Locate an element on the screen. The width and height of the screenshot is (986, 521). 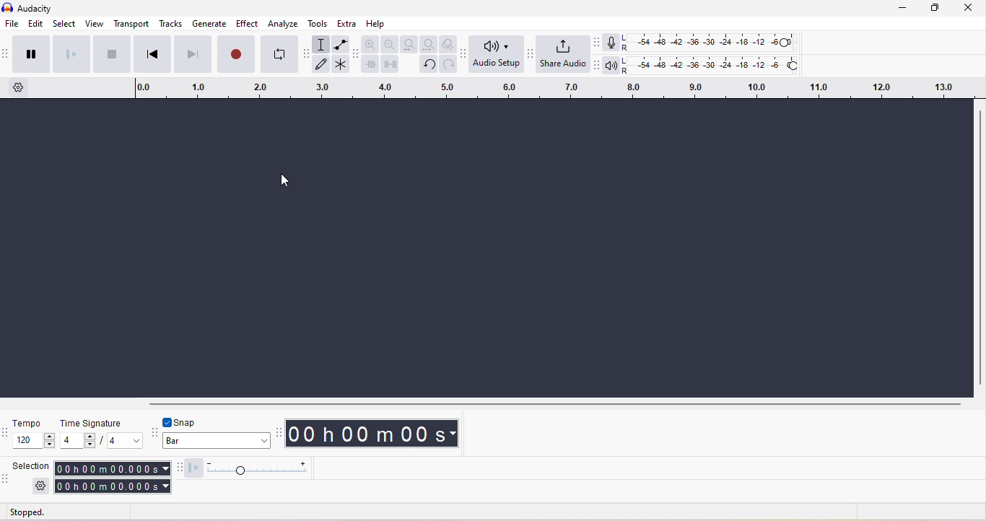
bar is located at coordinates (222, 442).